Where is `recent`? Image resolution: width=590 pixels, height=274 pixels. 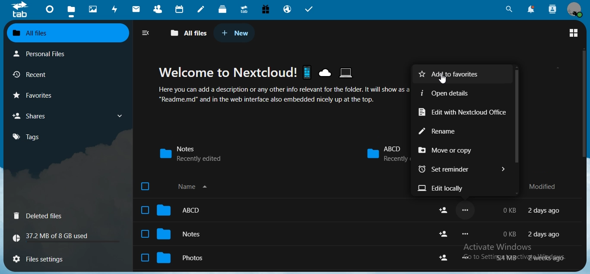
recent is located at coordinates (31, 74).